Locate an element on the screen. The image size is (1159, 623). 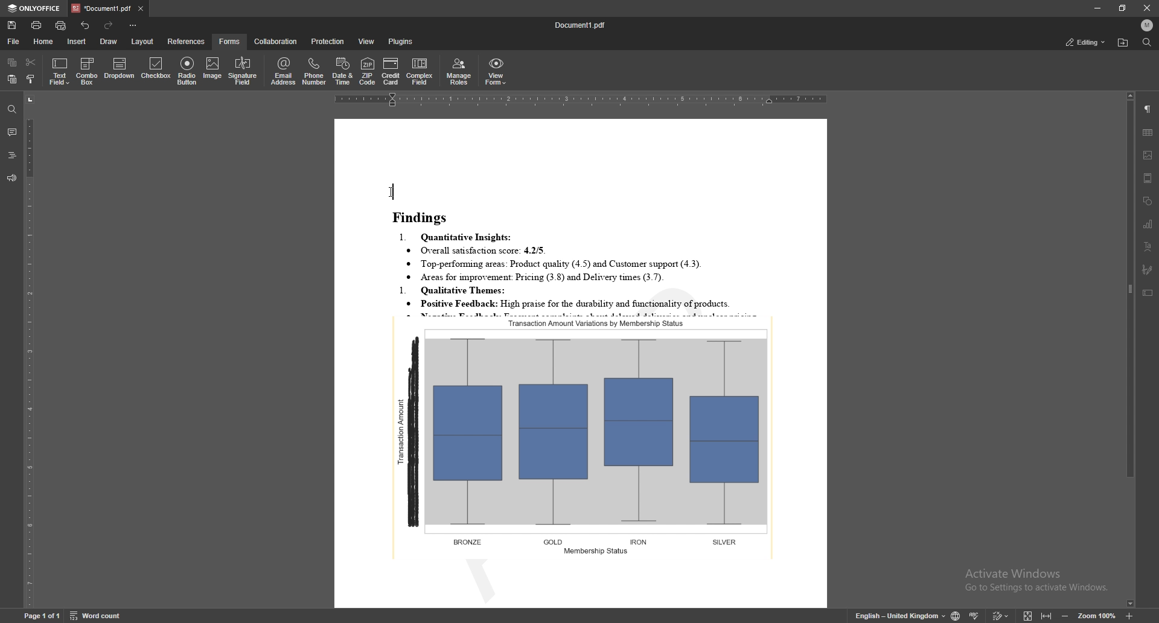
signature field is located at coordinates (243, 71).